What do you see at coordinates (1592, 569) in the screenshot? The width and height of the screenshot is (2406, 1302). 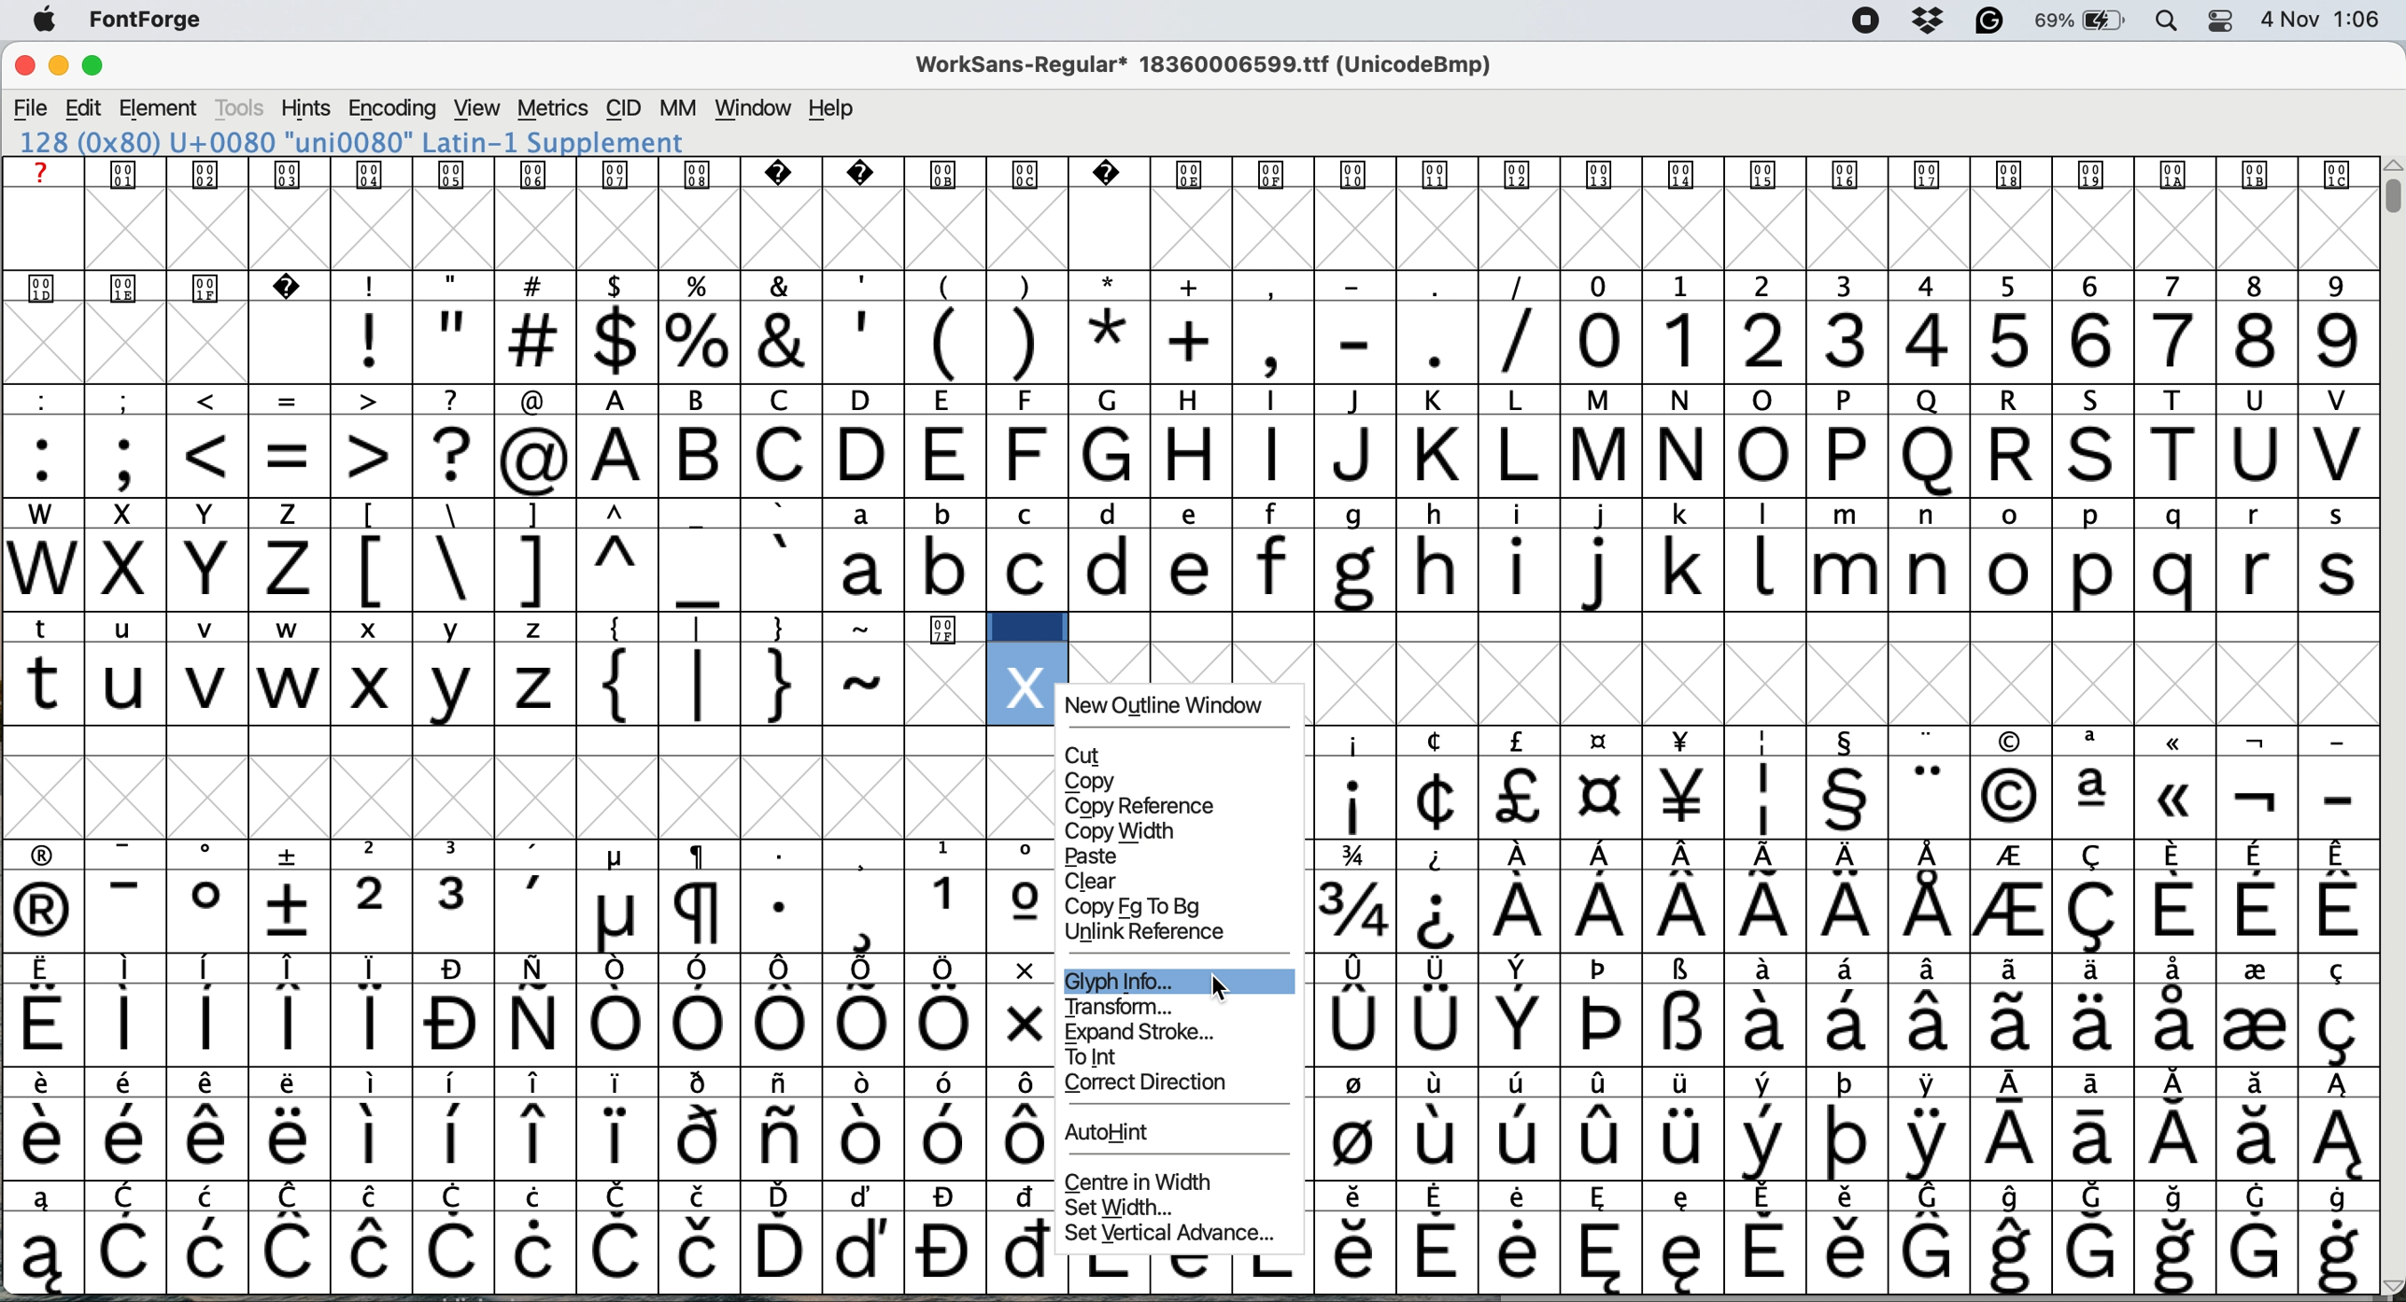 I see `lower case letters a to s` at bounding box center [1592, 569].